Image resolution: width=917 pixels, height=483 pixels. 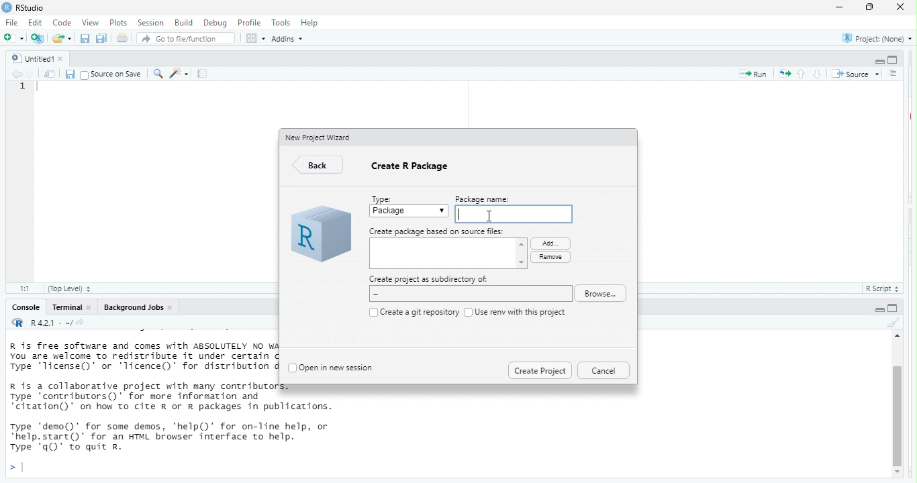 What do you see at coordinates (891, 323) in the screenshot?
I see `clear console` at bounding box center [891, 323].